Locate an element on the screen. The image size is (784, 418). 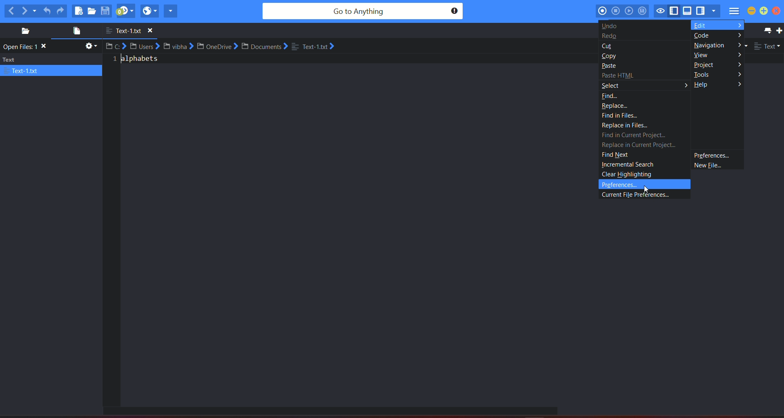
file name is located at coordinates (133, 31).